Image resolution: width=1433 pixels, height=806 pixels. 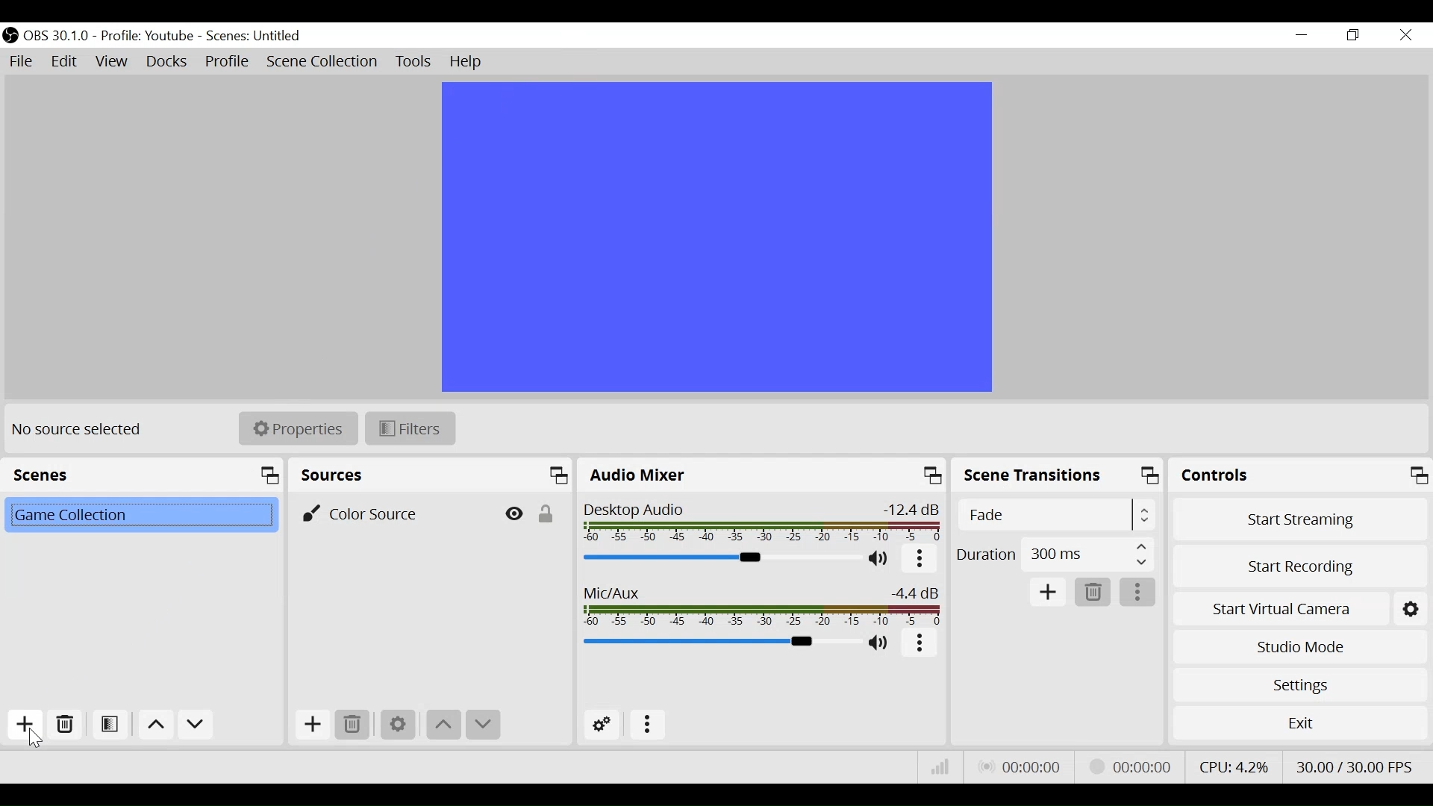 I want to click on Docks, so click(x=166, y=63).